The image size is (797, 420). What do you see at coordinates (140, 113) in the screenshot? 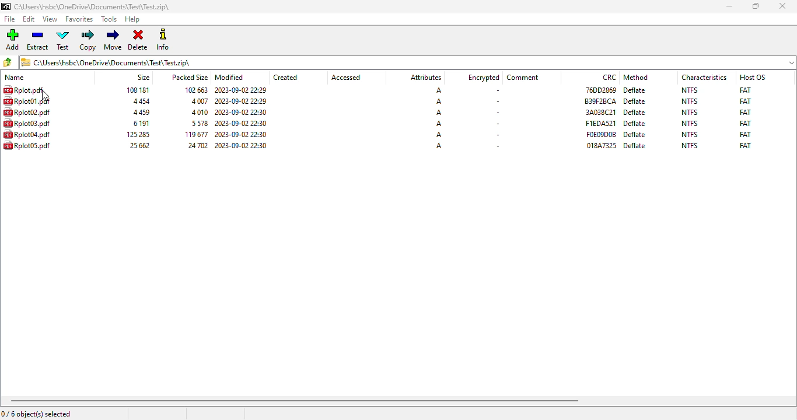
I see `size` at bounding box center [140, 113].